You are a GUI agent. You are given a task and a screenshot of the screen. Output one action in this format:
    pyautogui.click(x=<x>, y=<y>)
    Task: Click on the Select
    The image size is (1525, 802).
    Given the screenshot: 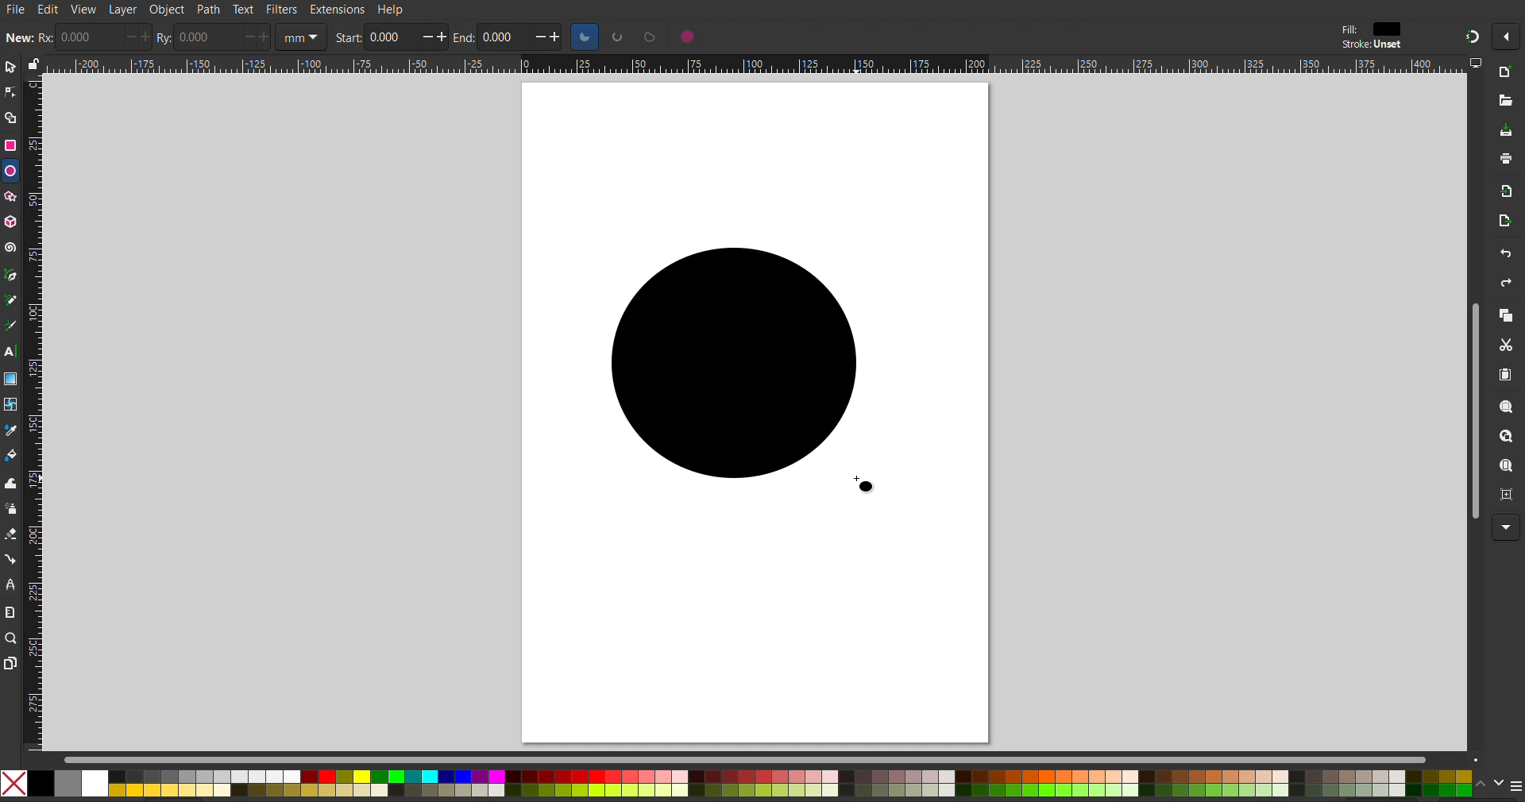 What is the action you would take?
    pyautogui.click(x=11, y=67)
    